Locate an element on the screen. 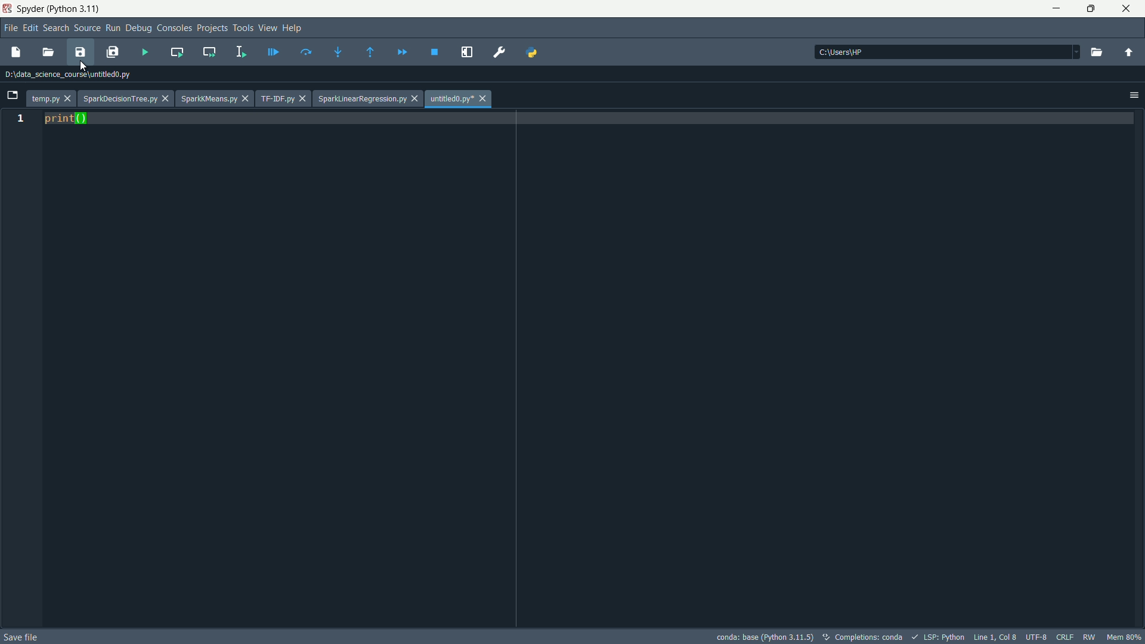 The image size is (1145, 644). save file is located at coordinates (21, 637).